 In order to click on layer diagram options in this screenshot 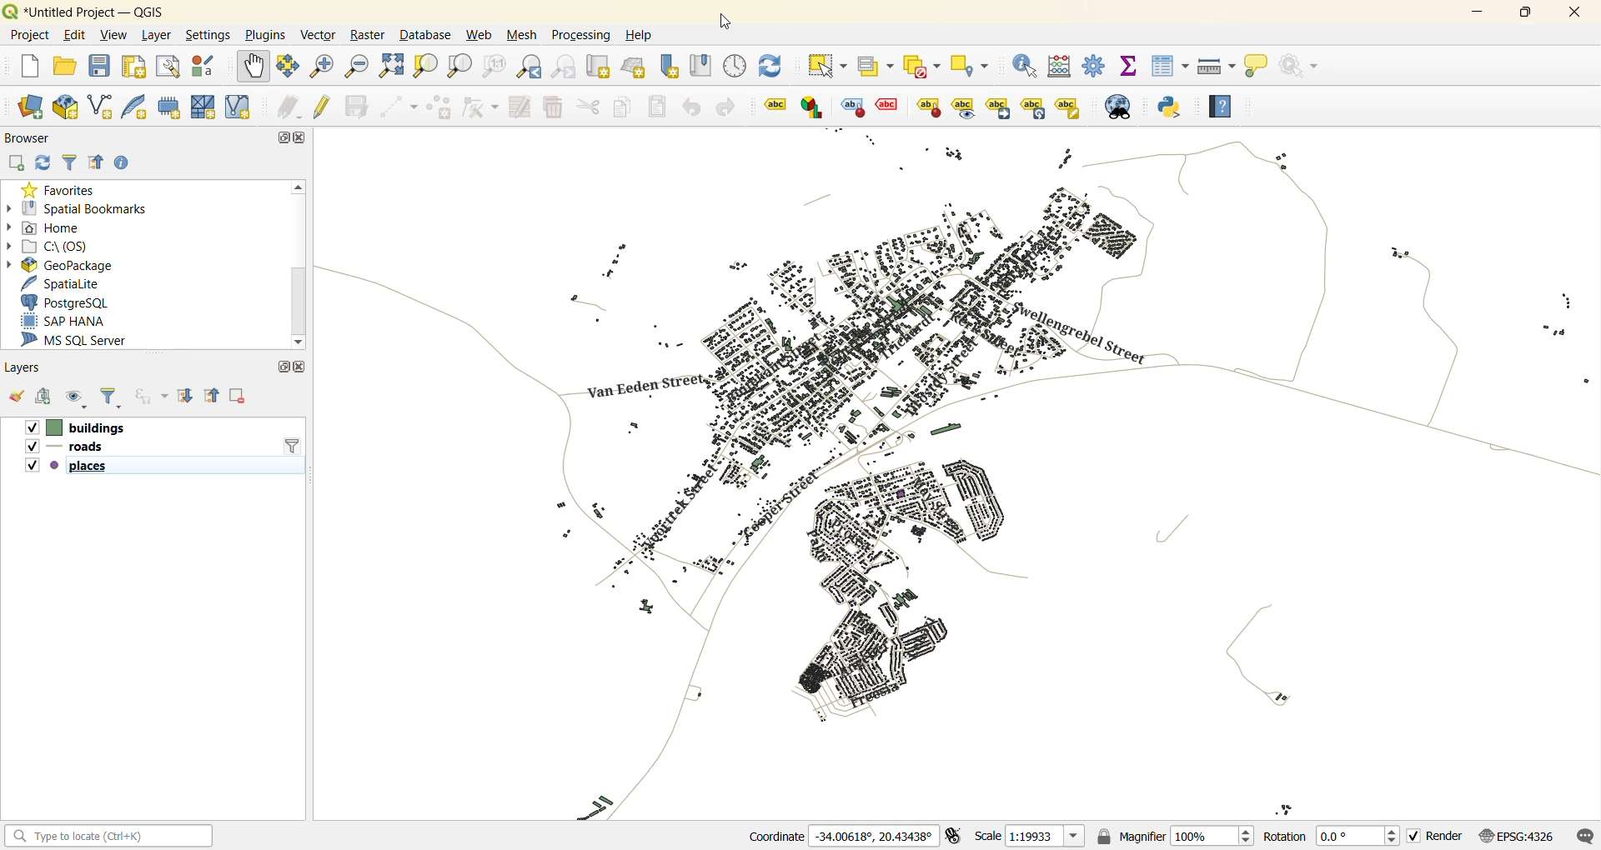, I will do `click(812, 107)`.